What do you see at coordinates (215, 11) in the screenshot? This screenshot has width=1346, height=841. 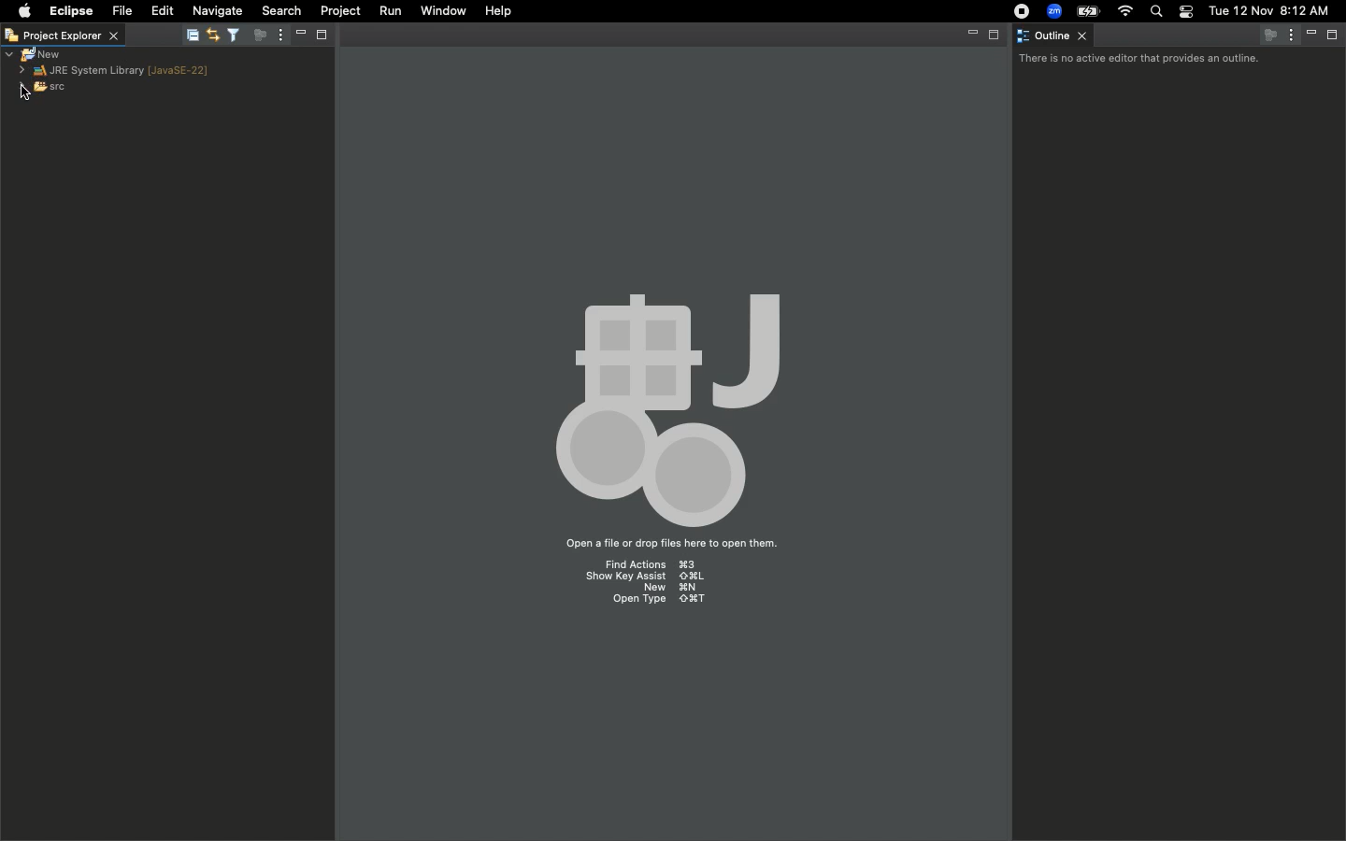 I see `Navigate` at bounding box center [215, 11].